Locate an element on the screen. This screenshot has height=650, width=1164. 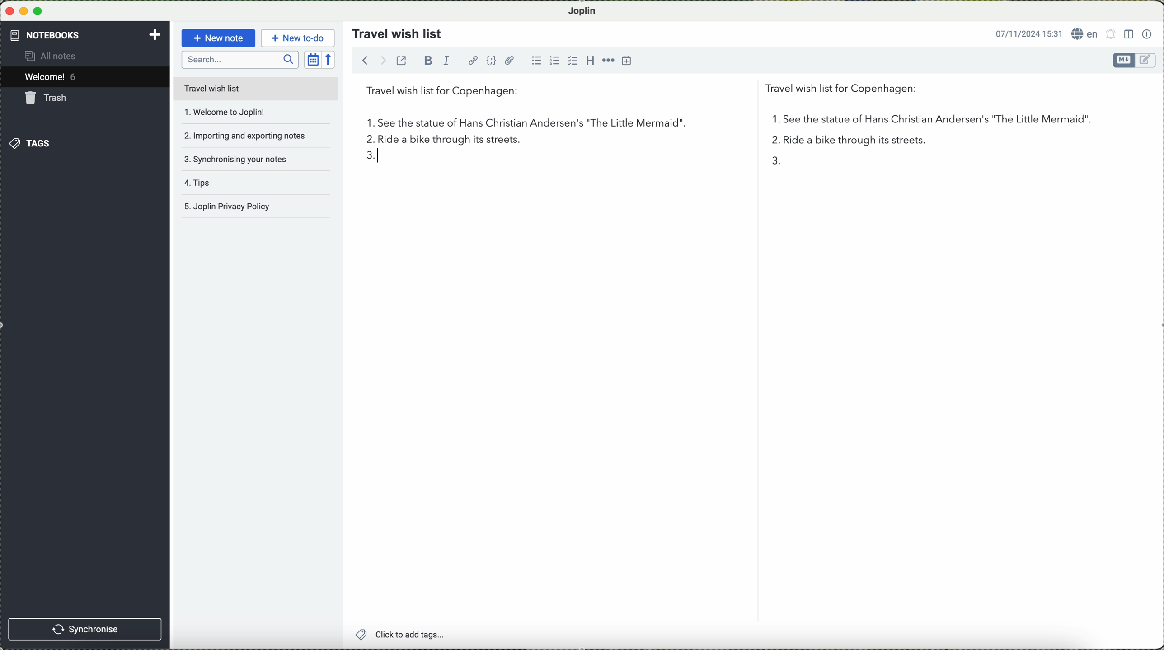
hyperlink is located at coordinates (473, 60).